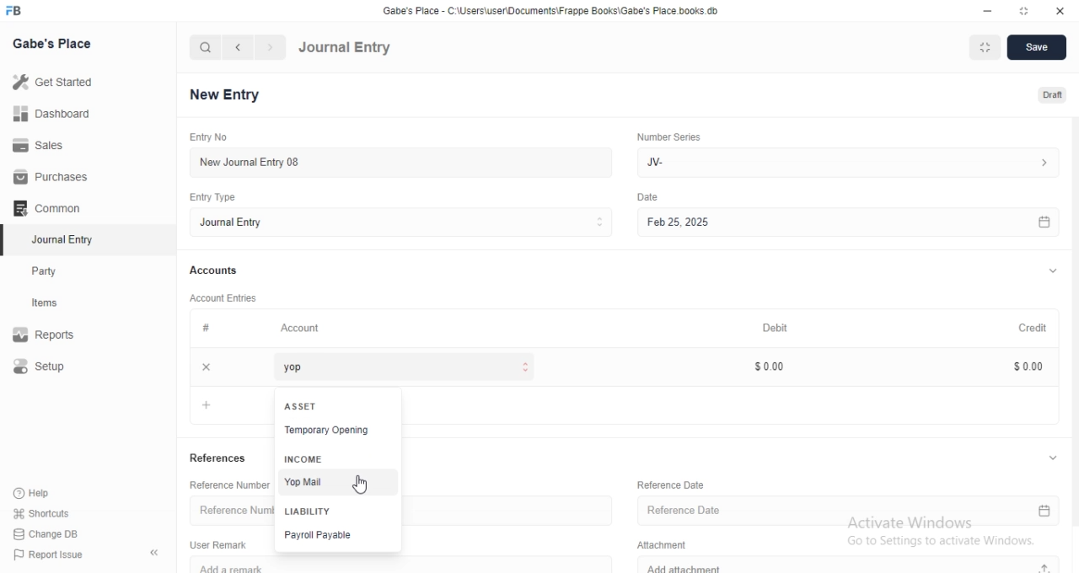  I want to click on Feb 25, 2025, so click(845, 222).